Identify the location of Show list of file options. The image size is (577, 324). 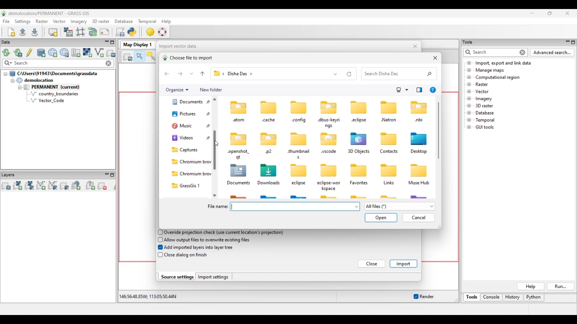
(399, 206).